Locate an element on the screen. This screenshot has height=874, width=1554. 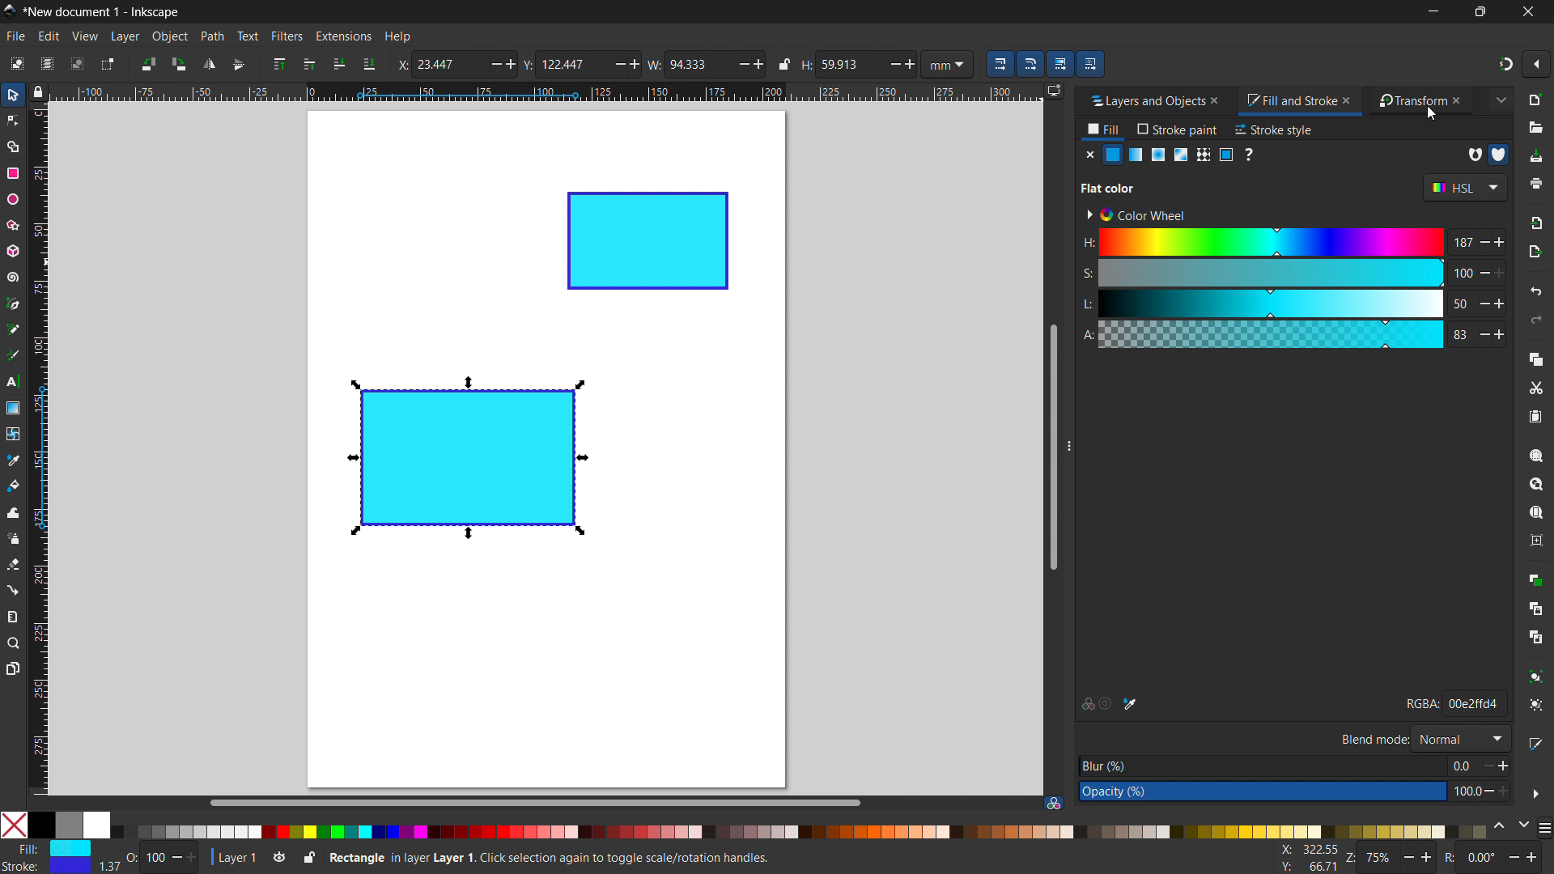
minus/ decrease is located at coordinates (489, 64).